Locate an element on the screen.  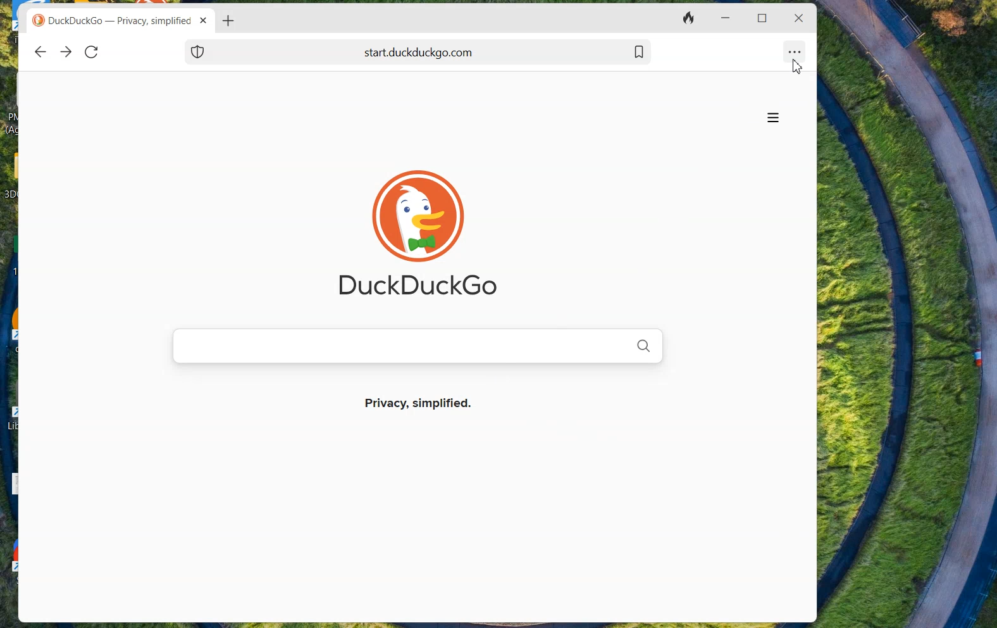
DuckDuckGo is located at coordinates (422, 286).